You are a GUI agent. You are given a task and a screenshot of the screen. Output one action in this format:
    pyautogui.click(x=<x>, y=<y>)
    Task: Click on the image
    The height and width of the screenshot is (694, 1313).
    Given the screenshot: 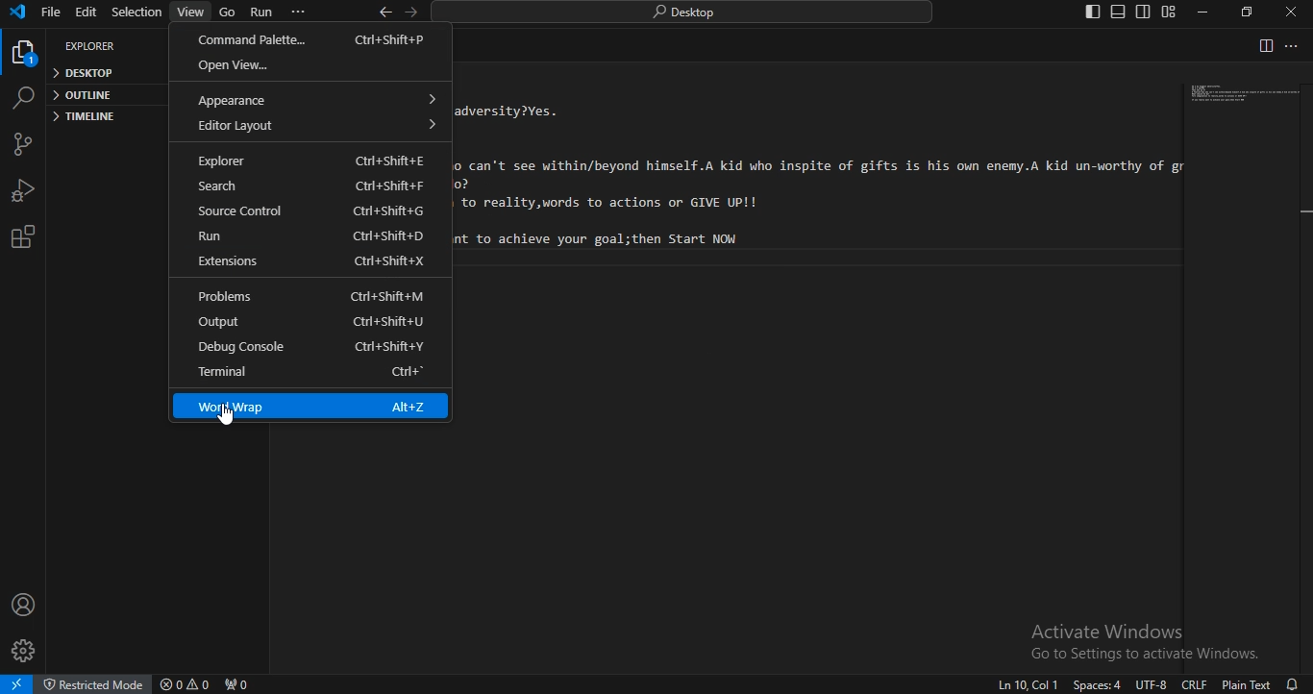 What is the action you would take?
    pyautogui.click(x=1243, y=96)
    